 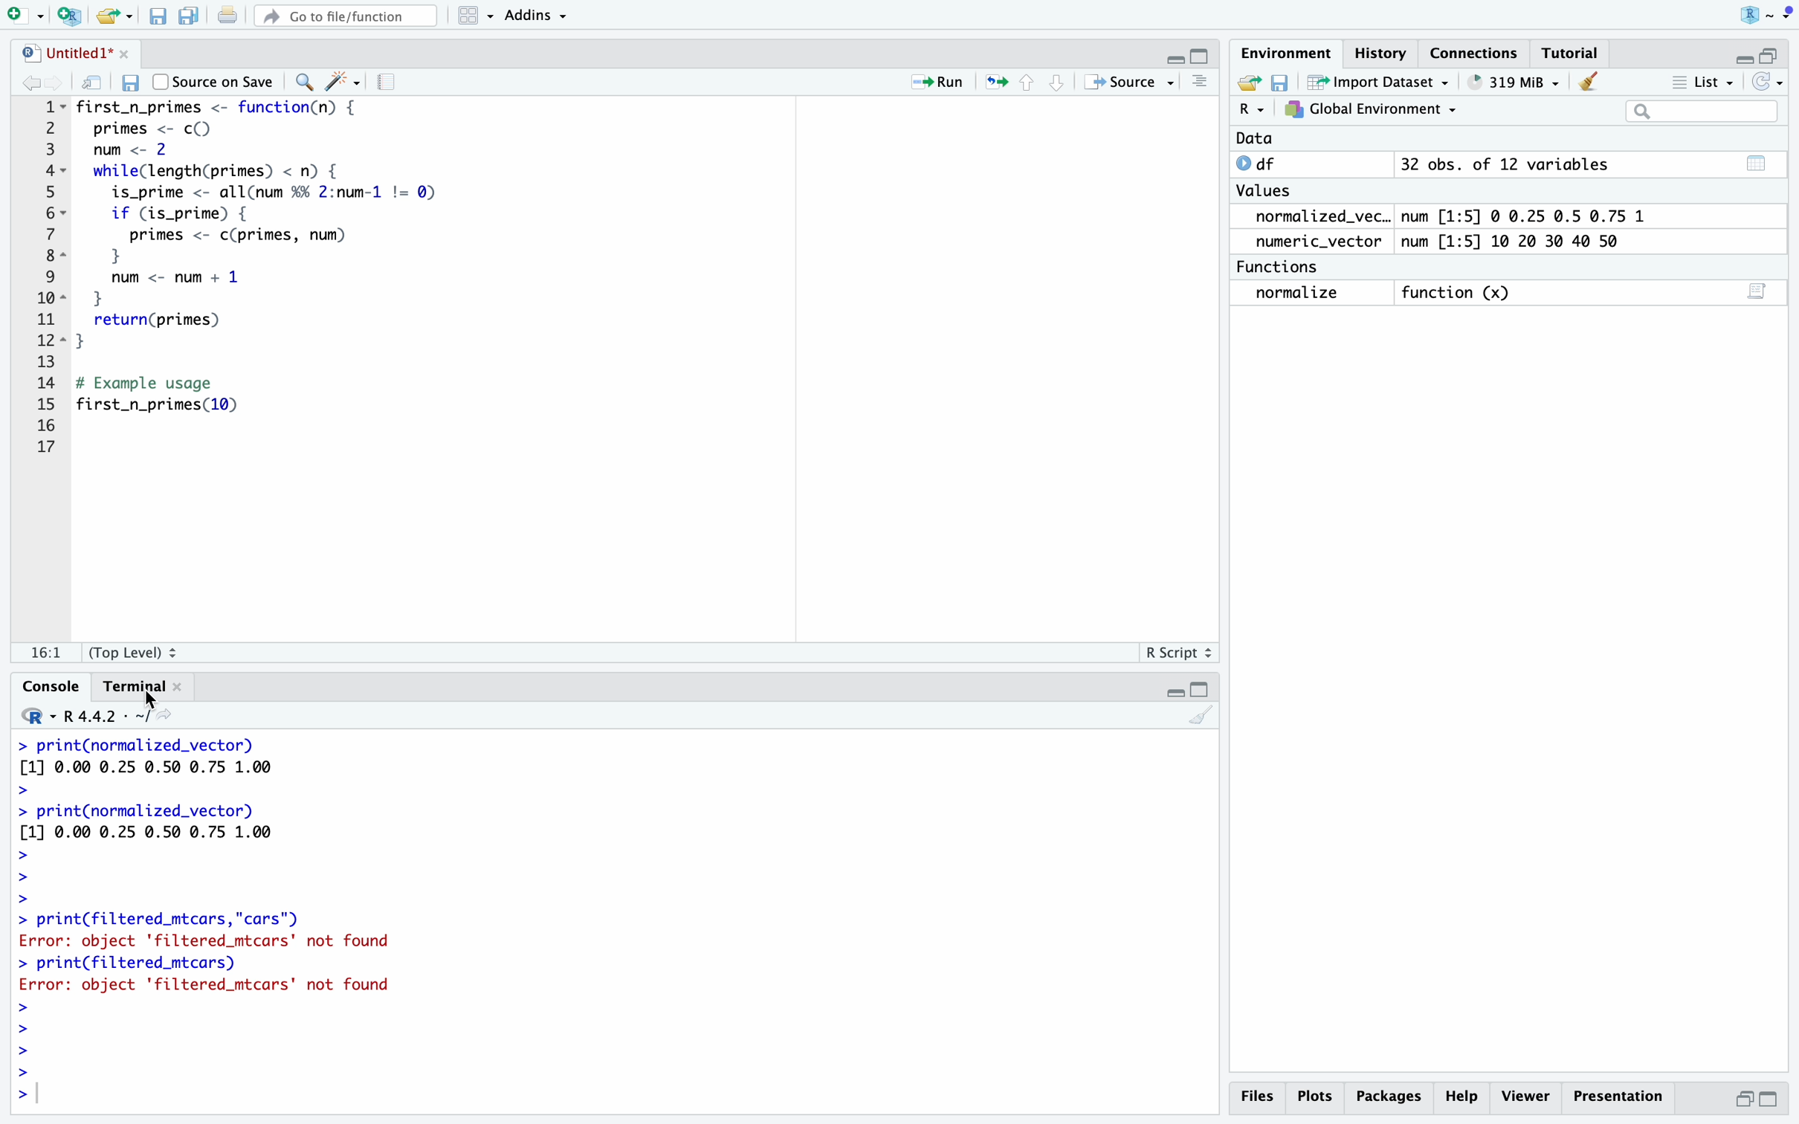 What do you see at coordinates (1201, 85) in the screenshot?
I see `show document line` at bounding box center [1201, 85].